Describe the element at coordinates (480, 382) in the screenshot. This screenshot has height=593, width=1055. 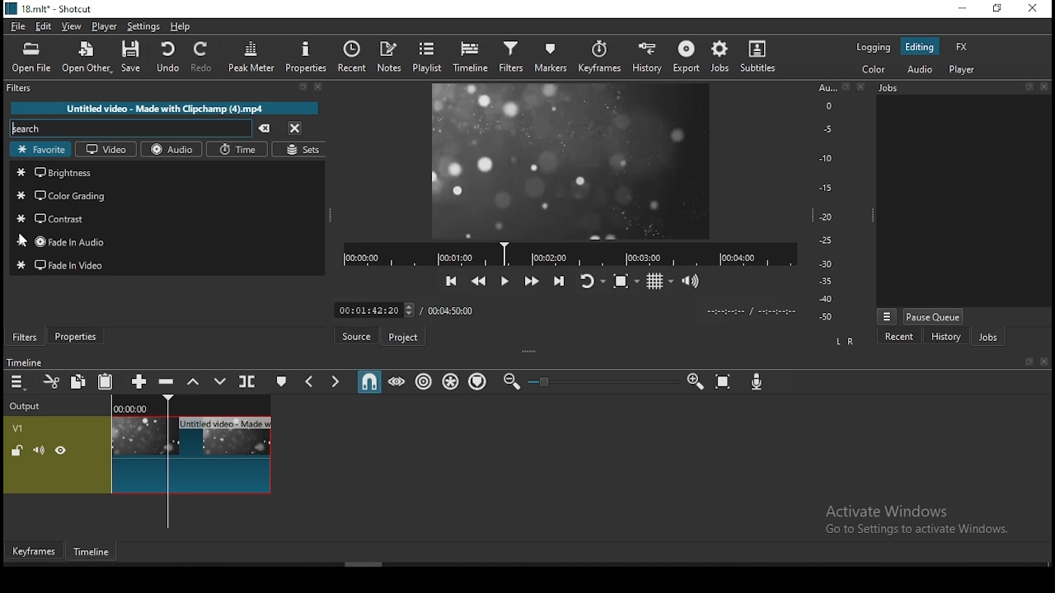
I see `ripple markers` at that location.